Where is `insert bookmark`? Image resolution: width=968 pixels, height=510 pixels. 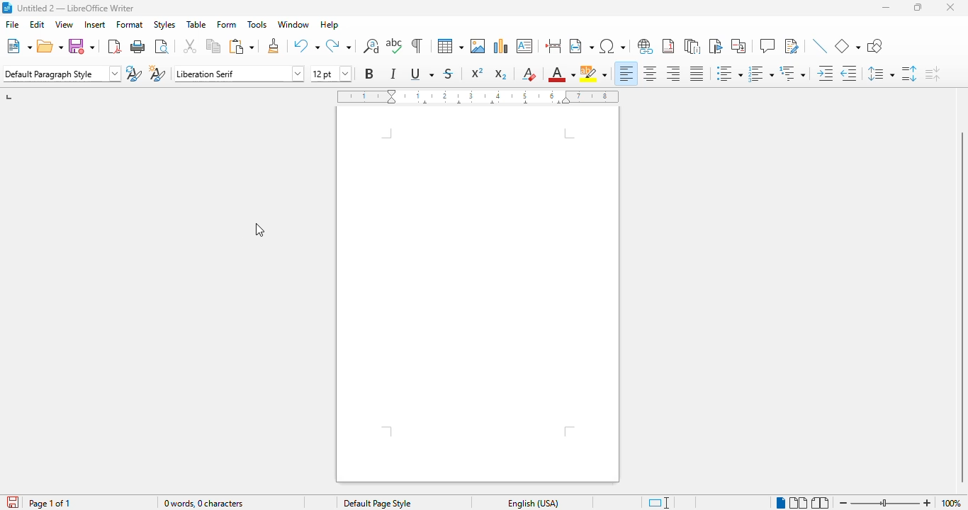
insert bookmark is located at coordinates (715, 46).